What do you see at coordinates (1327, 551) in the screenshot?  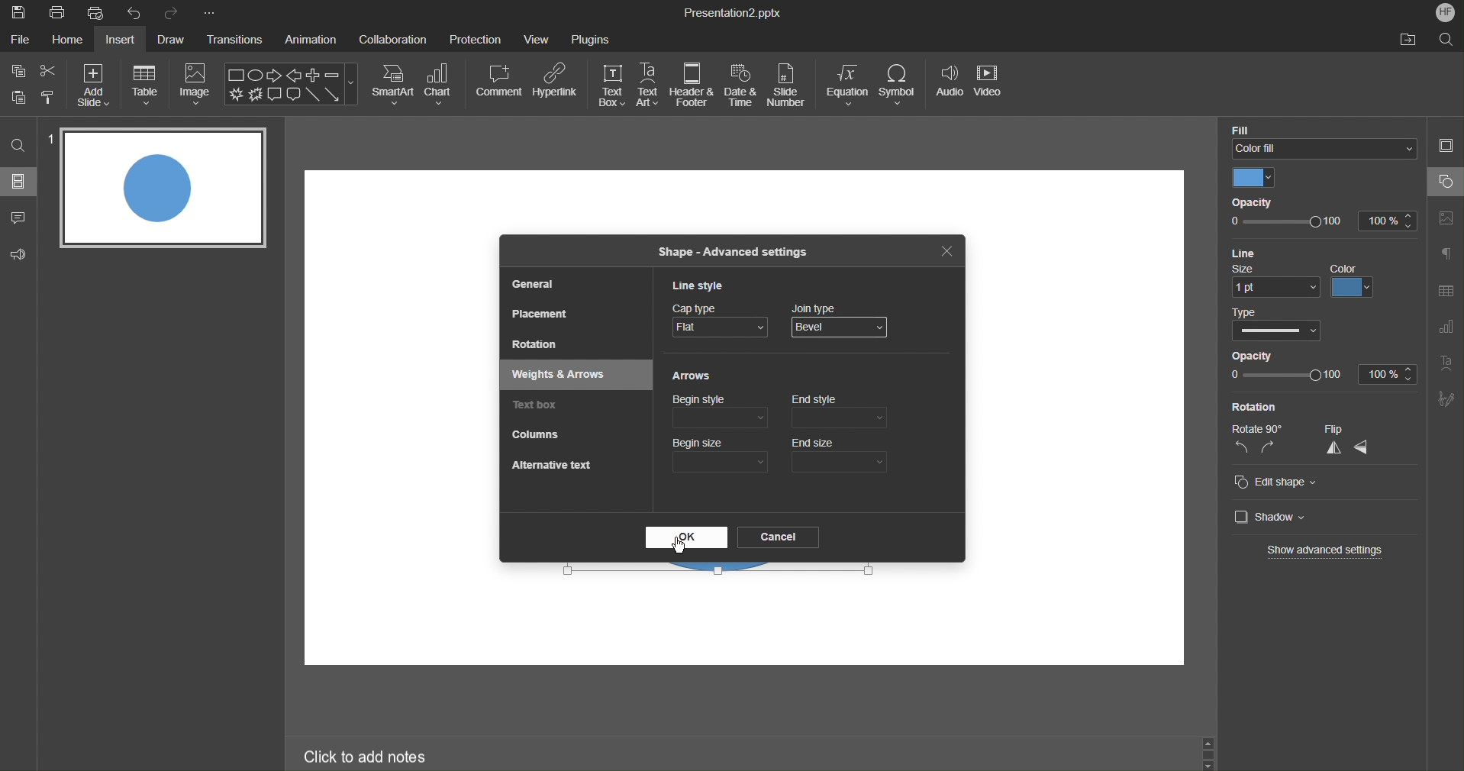 I see `Show advanced settings` at bounding box center [1327, 551].